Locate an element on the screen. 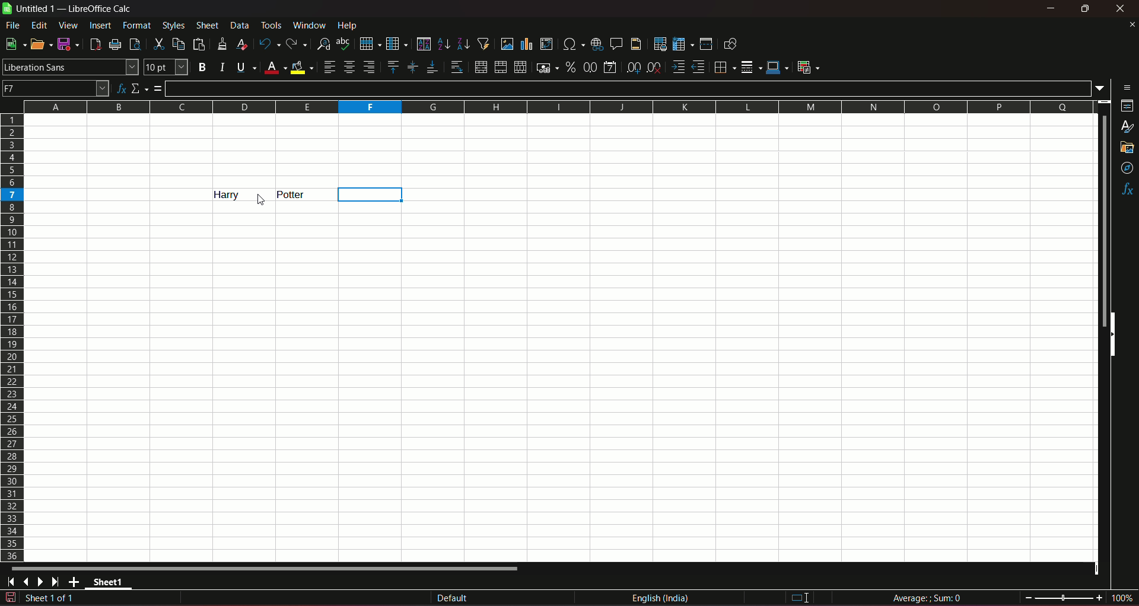  clone formatting is located at coordinates (223, 43).